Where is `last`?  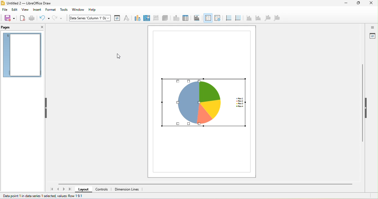
last is located at coordinates (70, 189).